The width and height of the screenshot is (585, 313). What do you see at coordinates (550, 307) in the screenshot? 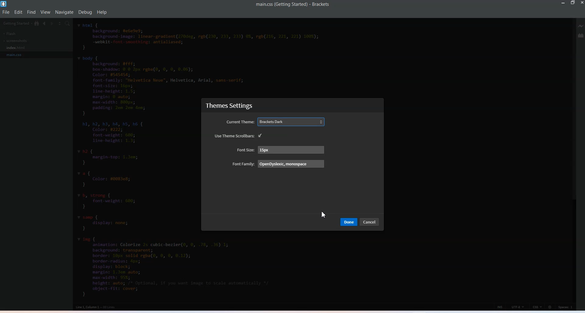
I see `circle` at bounding box center [550, 307].